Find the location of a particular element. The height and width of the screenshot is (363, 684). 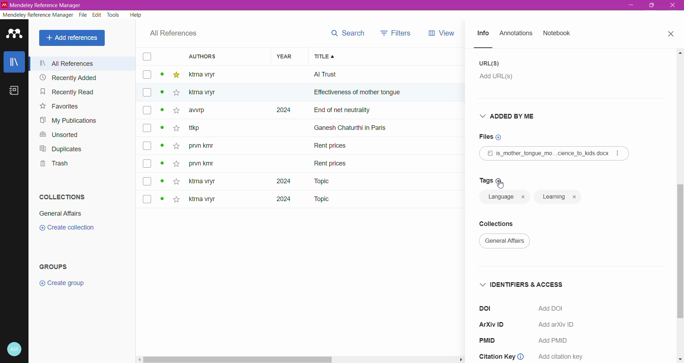

Add arXiv ID is located at coordinates (554, 326).